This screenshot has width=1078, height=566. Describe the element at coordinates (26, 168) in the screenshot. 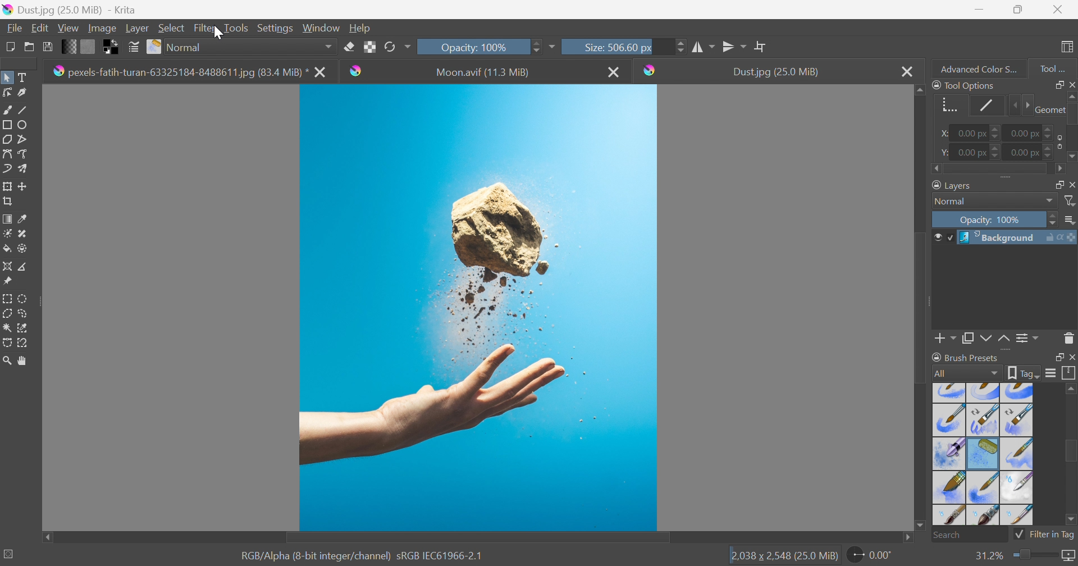

I see `Multibrush tool` at that location.